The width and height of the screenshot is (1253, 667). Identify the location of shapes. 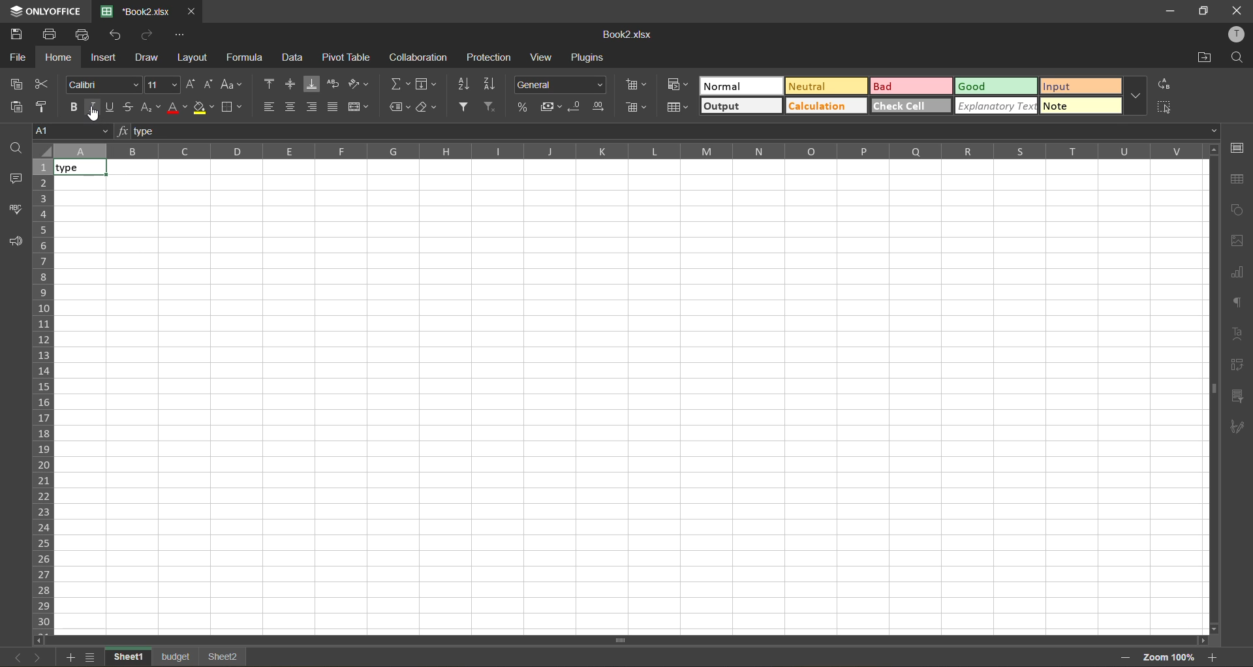
(1239, 213).